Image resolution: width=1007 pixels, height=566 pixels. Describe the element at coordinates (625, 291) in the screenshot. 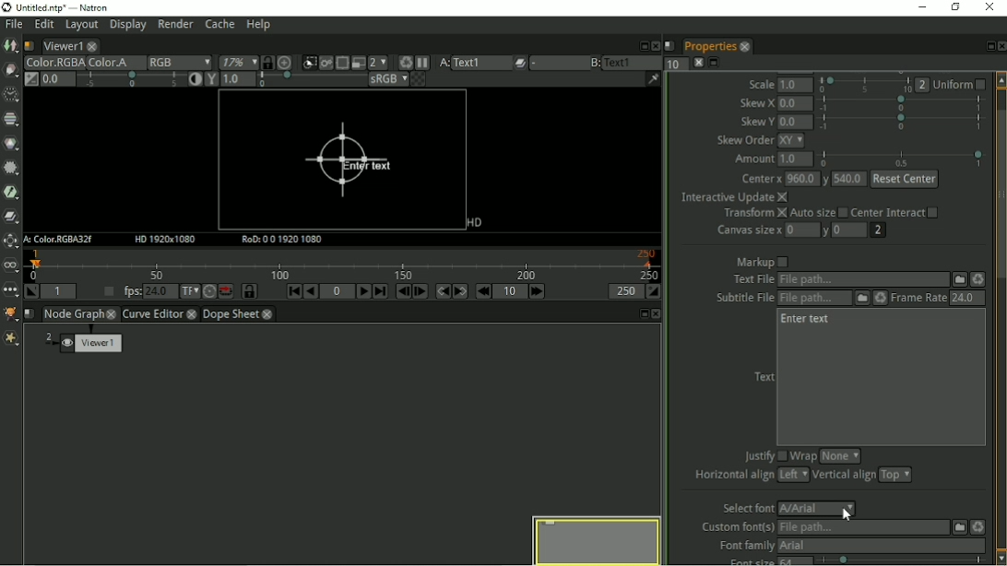

I see `The playback out point` at that location.